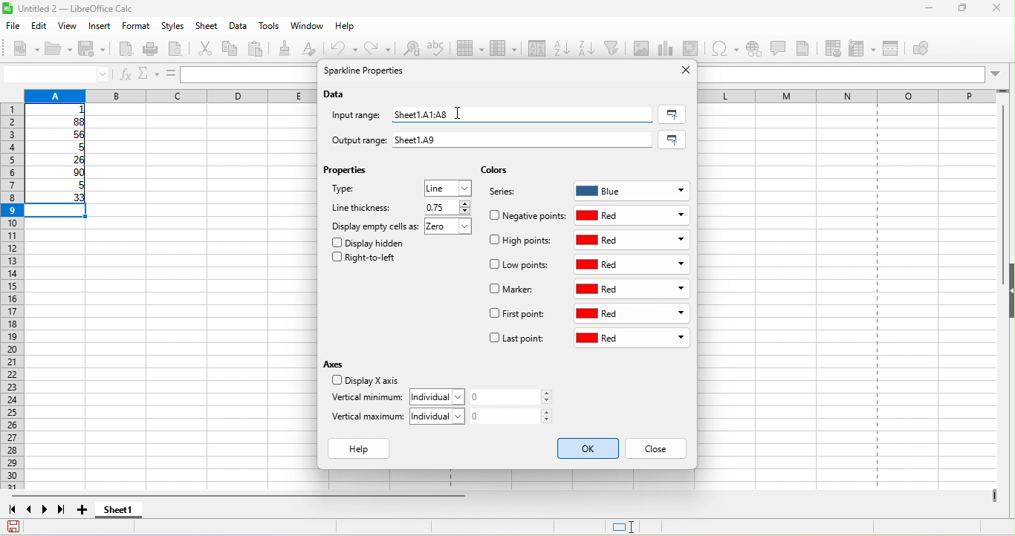 Image resolution: width=1015 pixels, height=536 pixels. I want to click on scroll to next sheet, so click(48, 512).